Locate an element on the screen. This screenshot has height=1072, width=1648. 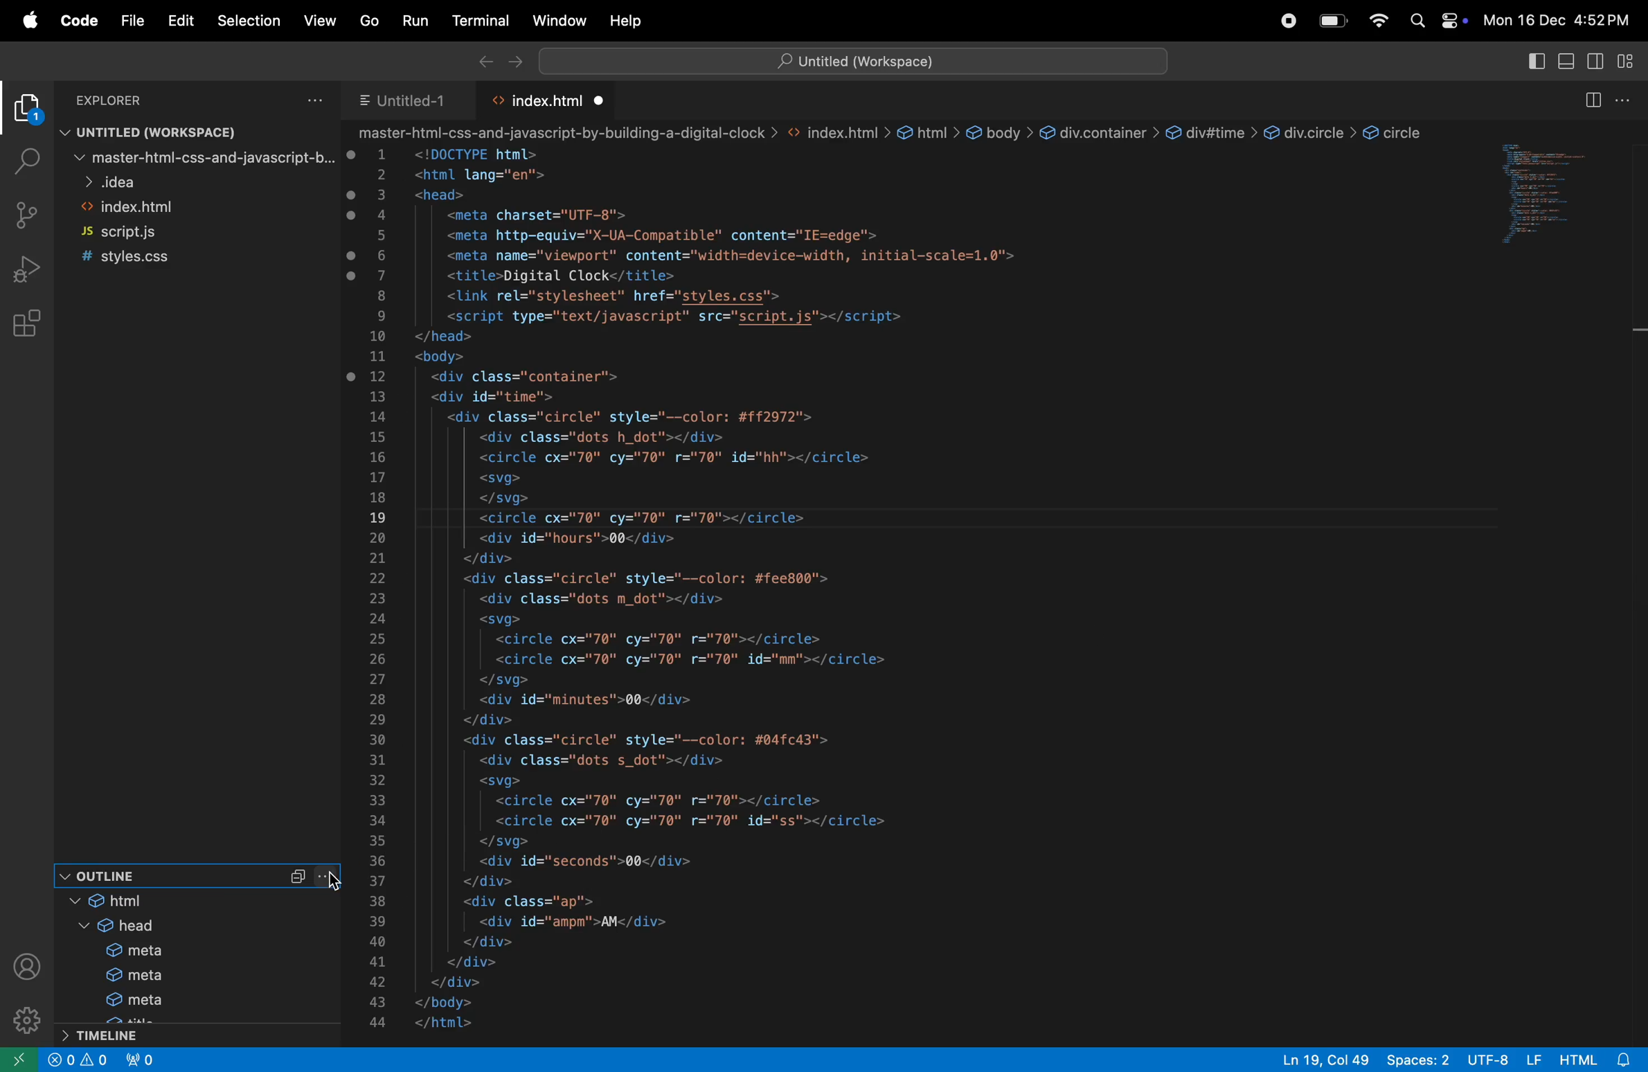
untitled is located at coordinates (411, 103).